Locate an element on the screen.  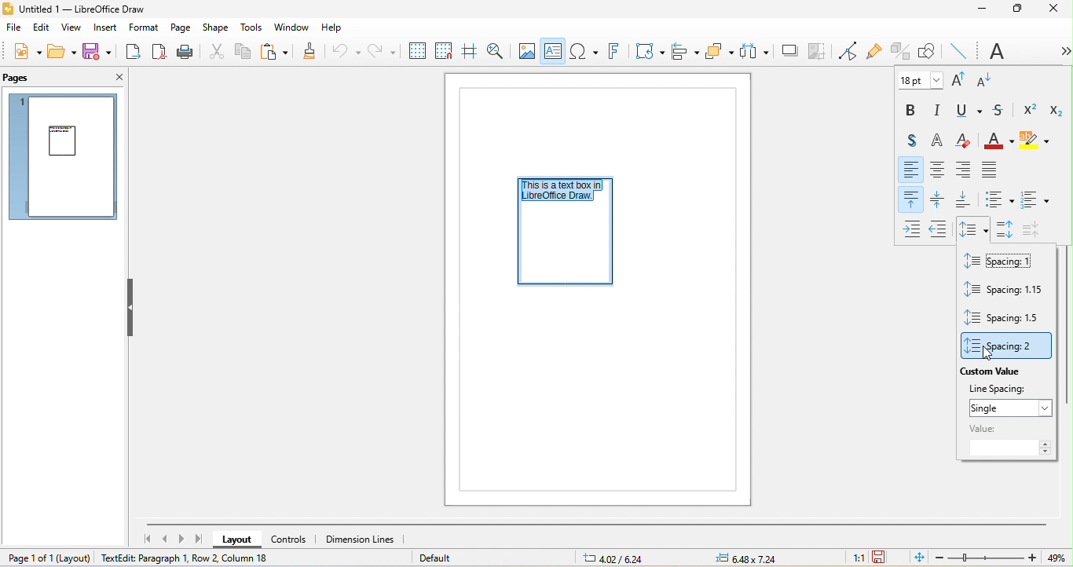
redo is located at coordinates (383, 52).